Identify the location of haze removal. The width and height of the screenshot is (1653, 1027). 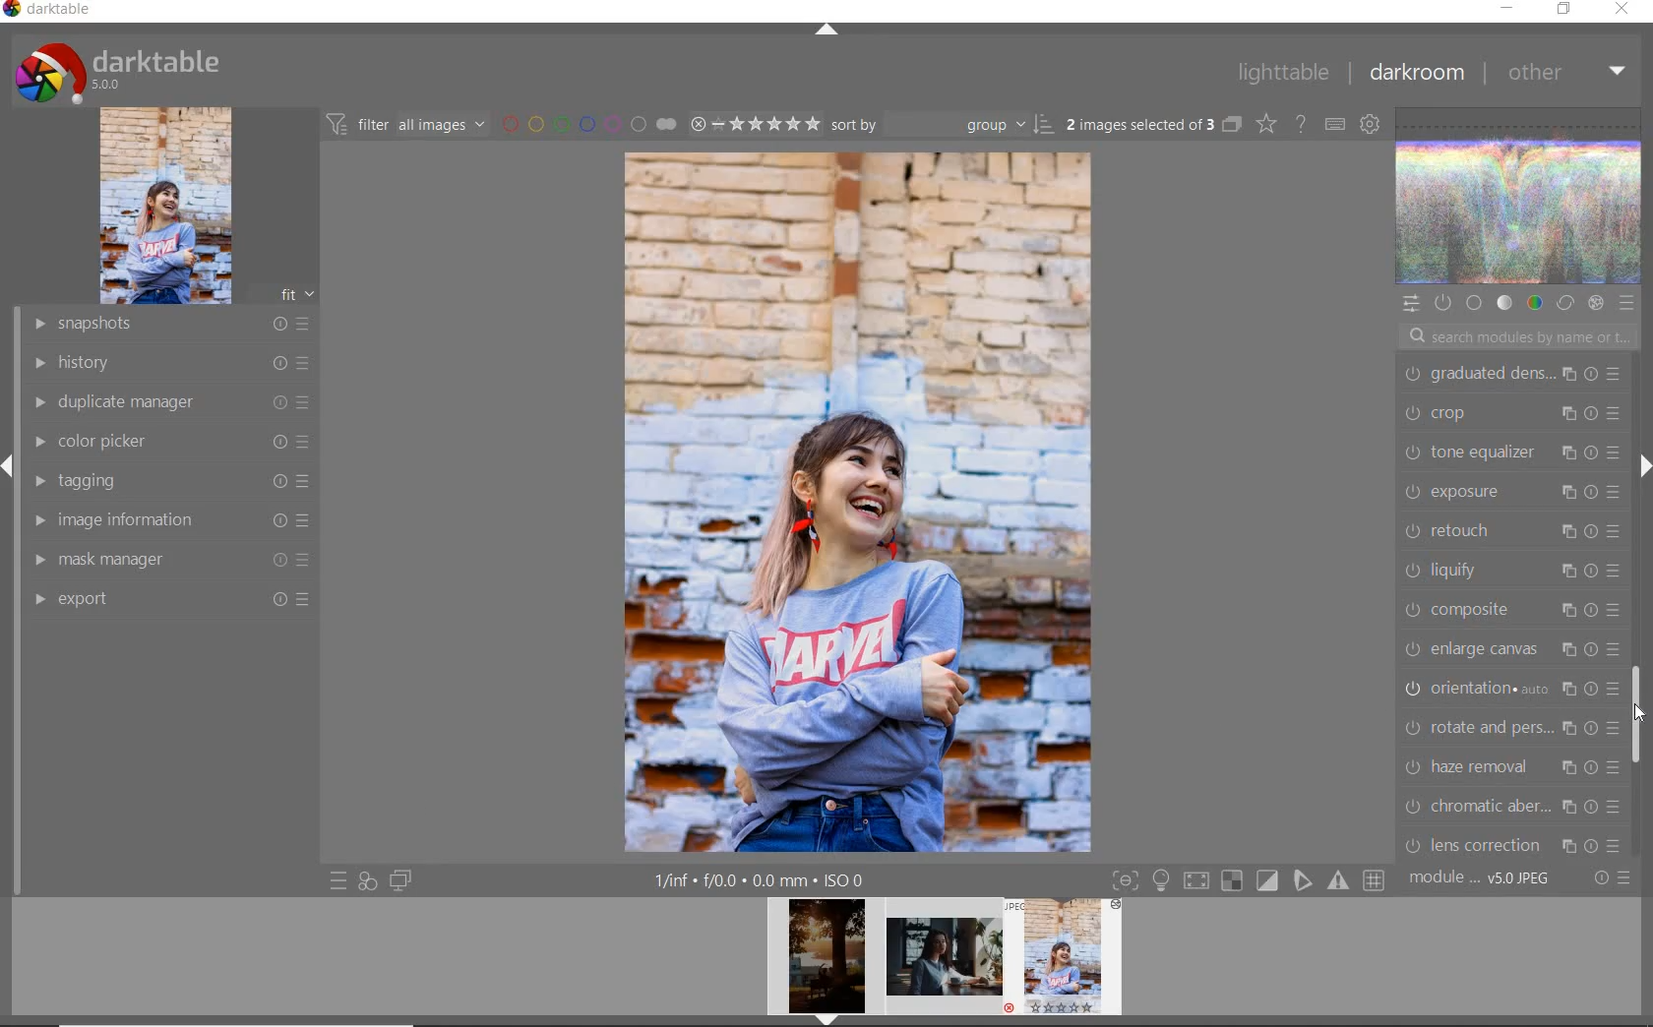
(1510, 768).